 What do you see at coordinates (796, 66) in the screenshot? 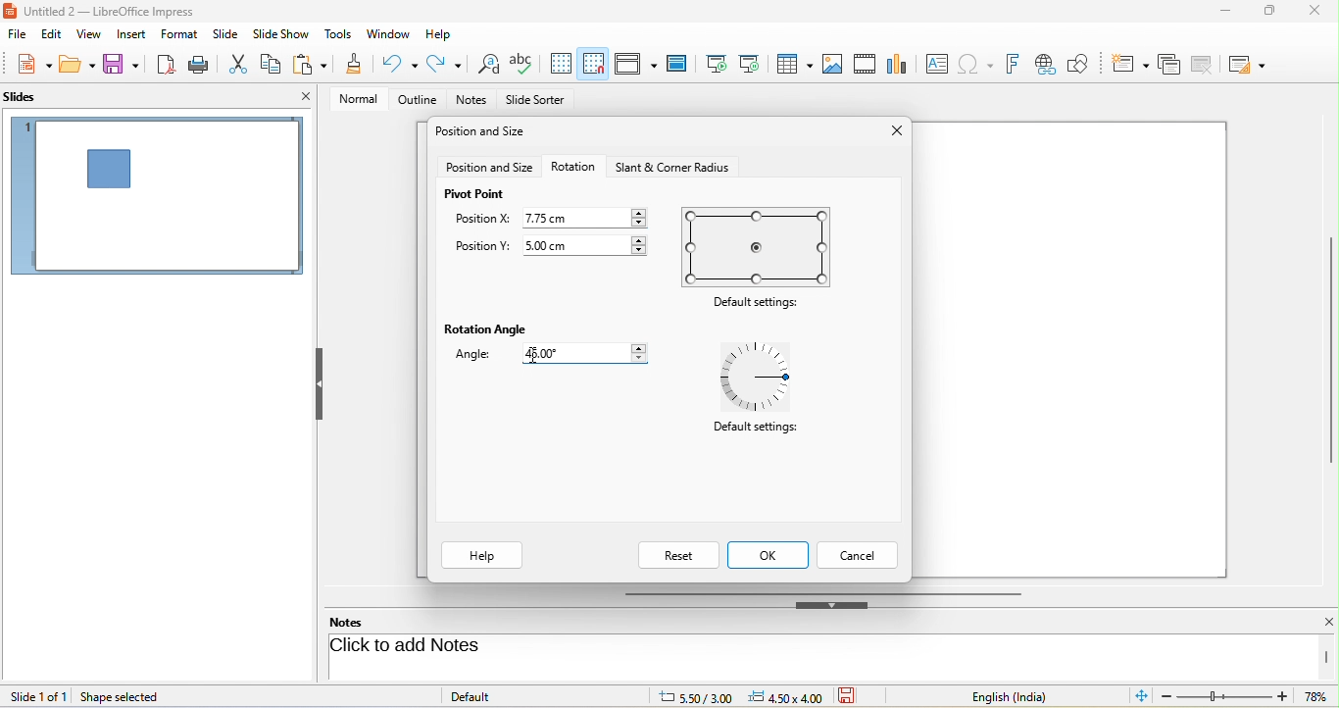
I see `table` at bounding box center [796, 66].